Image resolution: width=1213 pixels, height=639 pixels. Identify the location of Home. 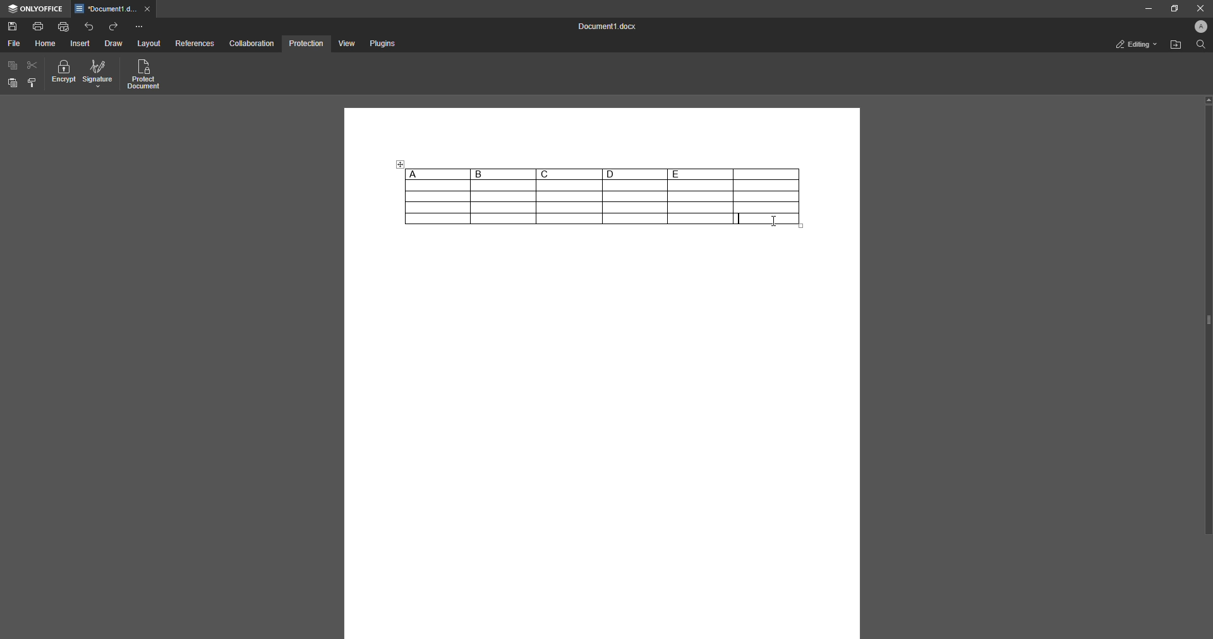
(46, 44).